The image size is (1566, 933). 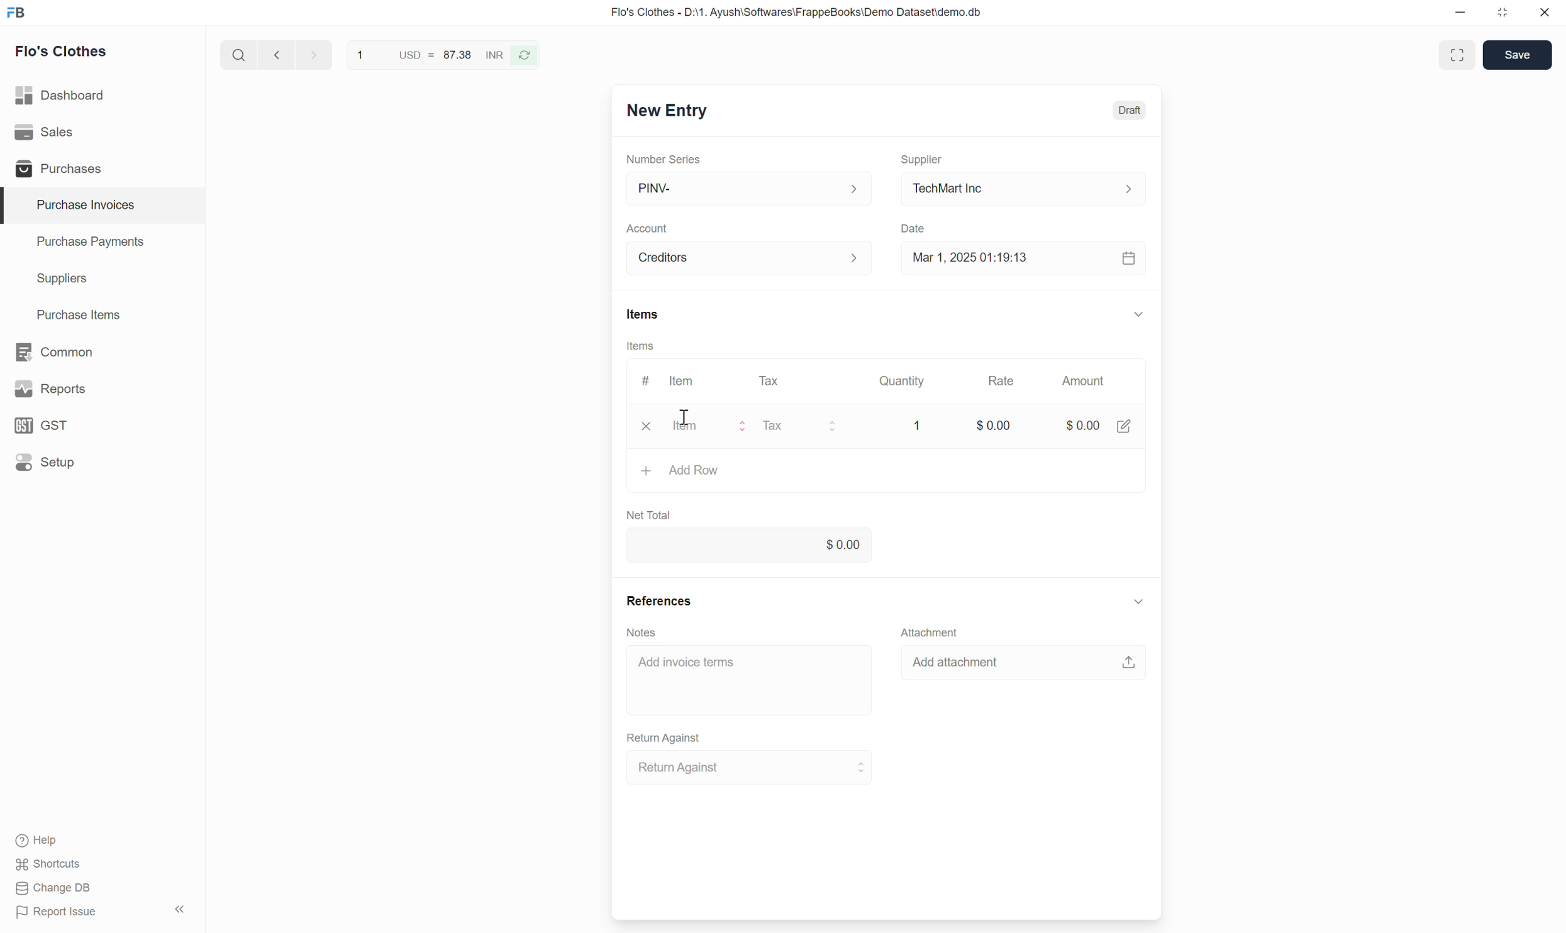 I want to click on Setup, so click(x=48, y=462).